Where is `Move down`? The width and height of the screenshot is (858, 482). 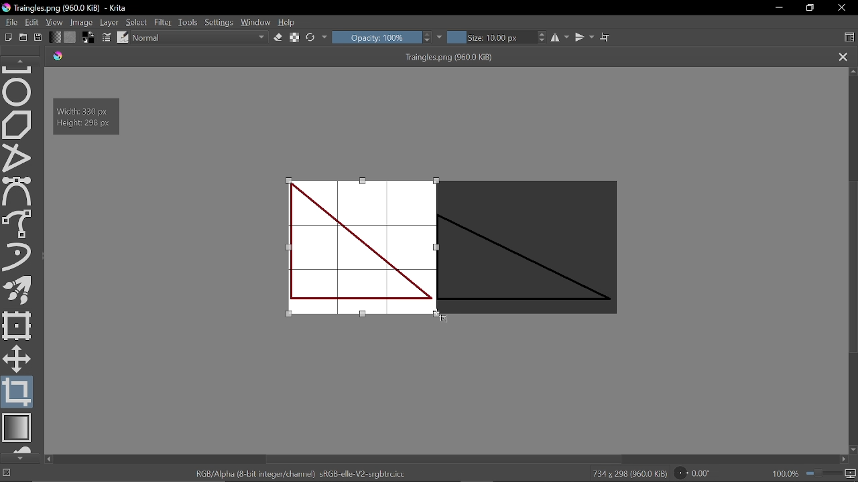 Move down is located at coordinates (853, 450).